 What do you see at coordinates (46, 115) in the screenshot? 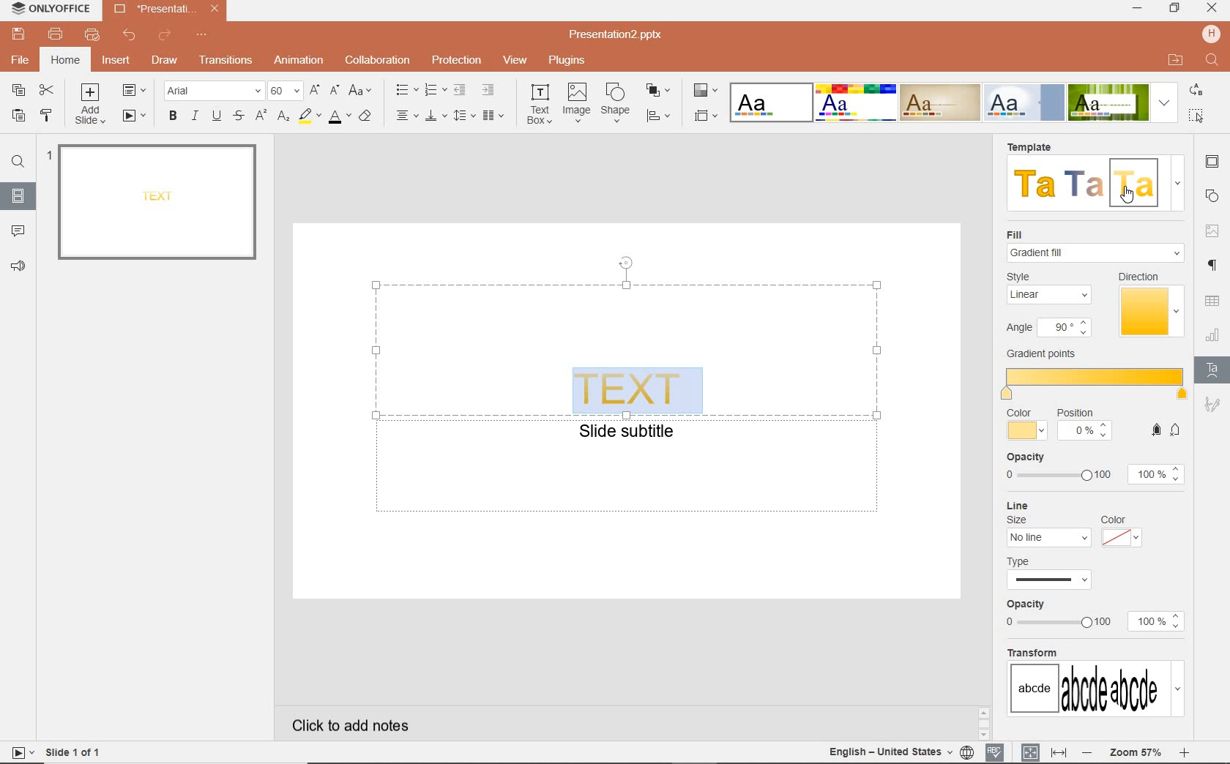
I see `COPY STYLE` at bounding box center [46, 115].